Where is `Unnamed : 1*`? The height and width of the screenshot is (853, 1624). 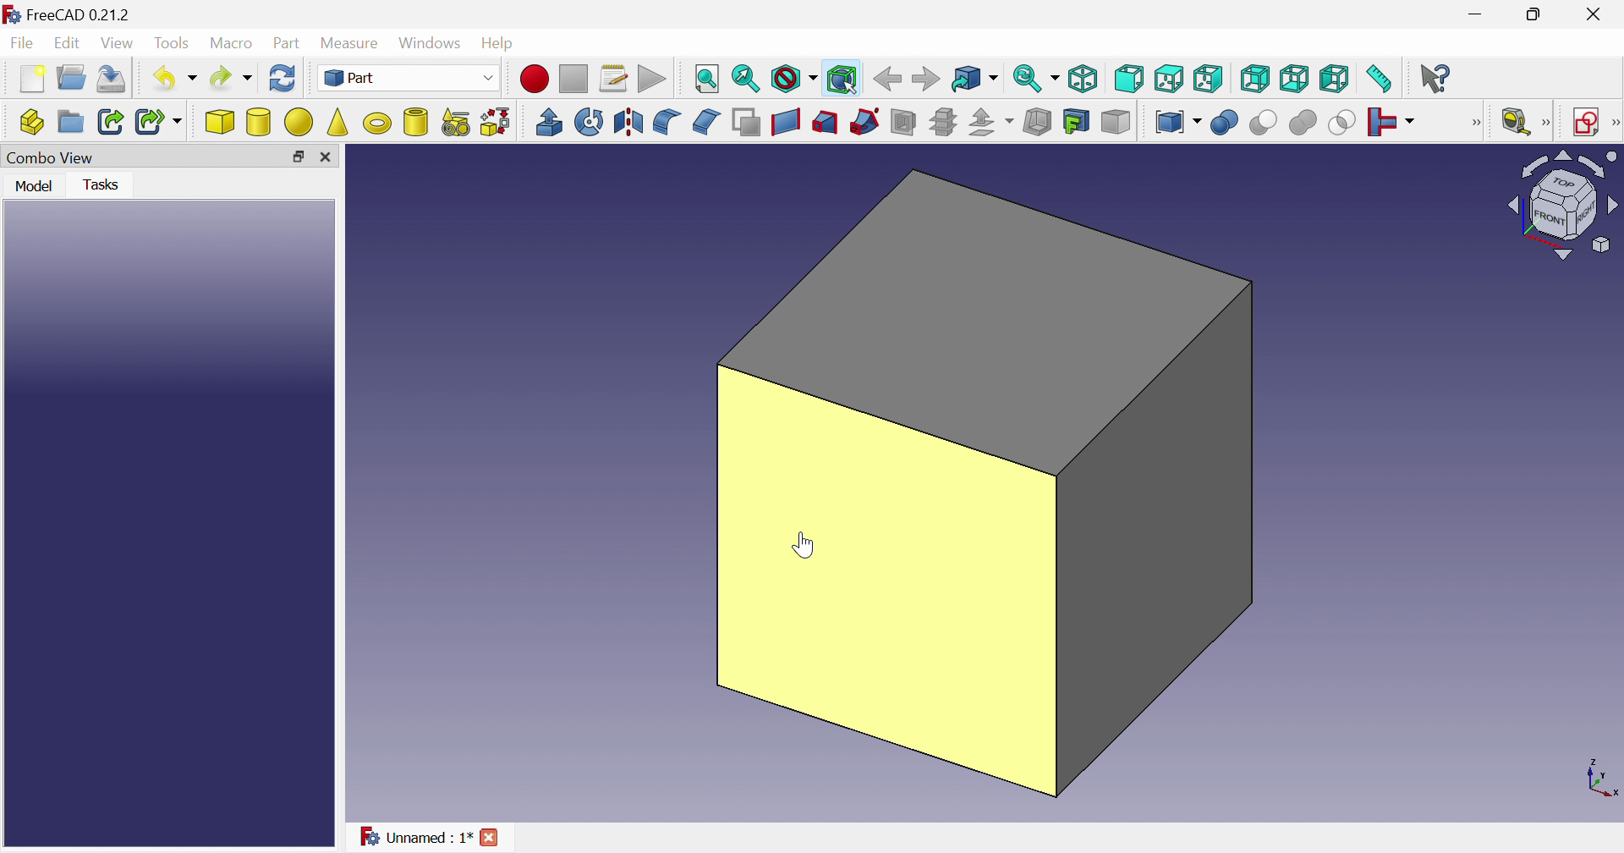 Unnamed : 1* is located at coordinates (415, 838).